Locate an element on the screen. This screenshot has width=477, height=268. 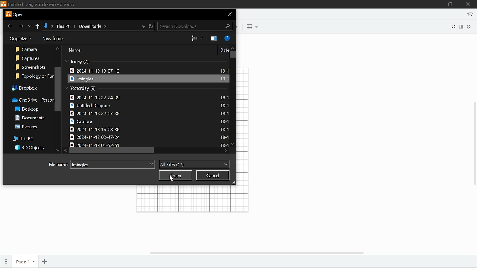
Camera is located at coordinates (28, 49).